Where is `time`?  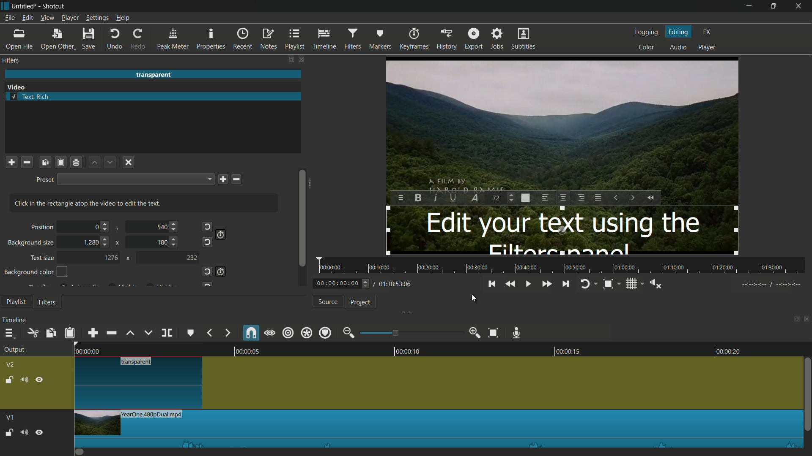
time is located at coordinates (362, 283).